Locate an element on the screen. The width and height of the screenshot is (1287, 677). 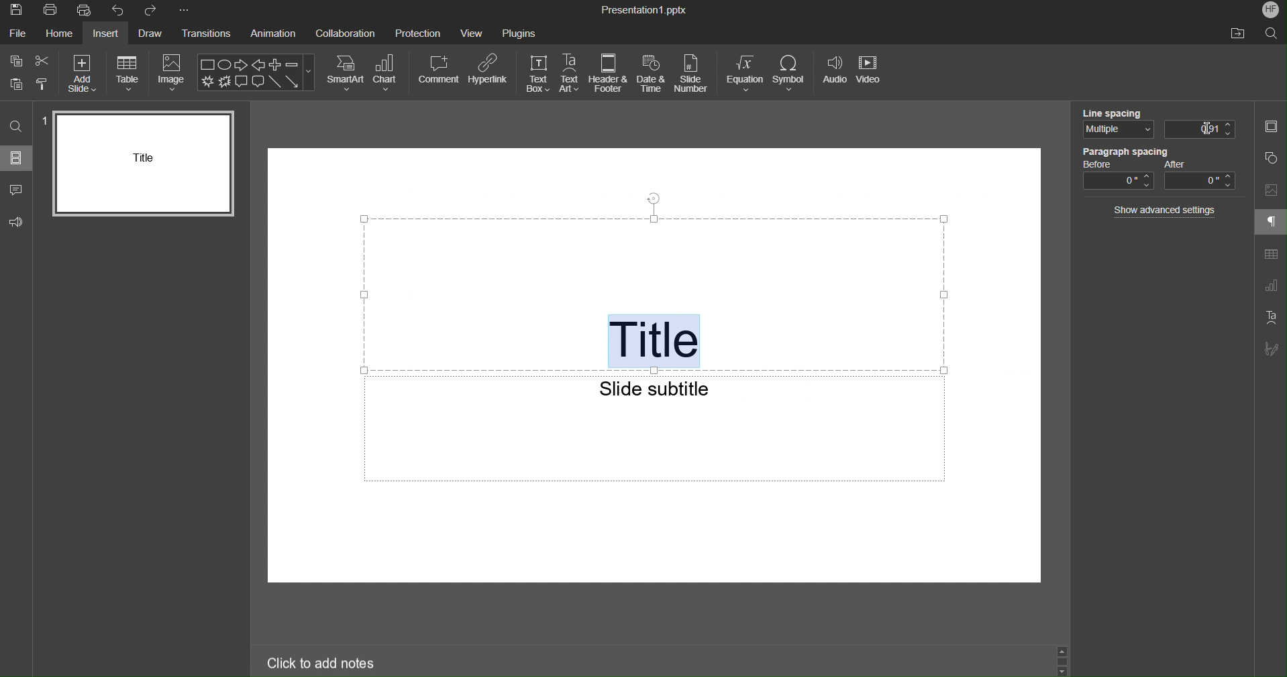
Signature is located at coordinates (1270, 349).